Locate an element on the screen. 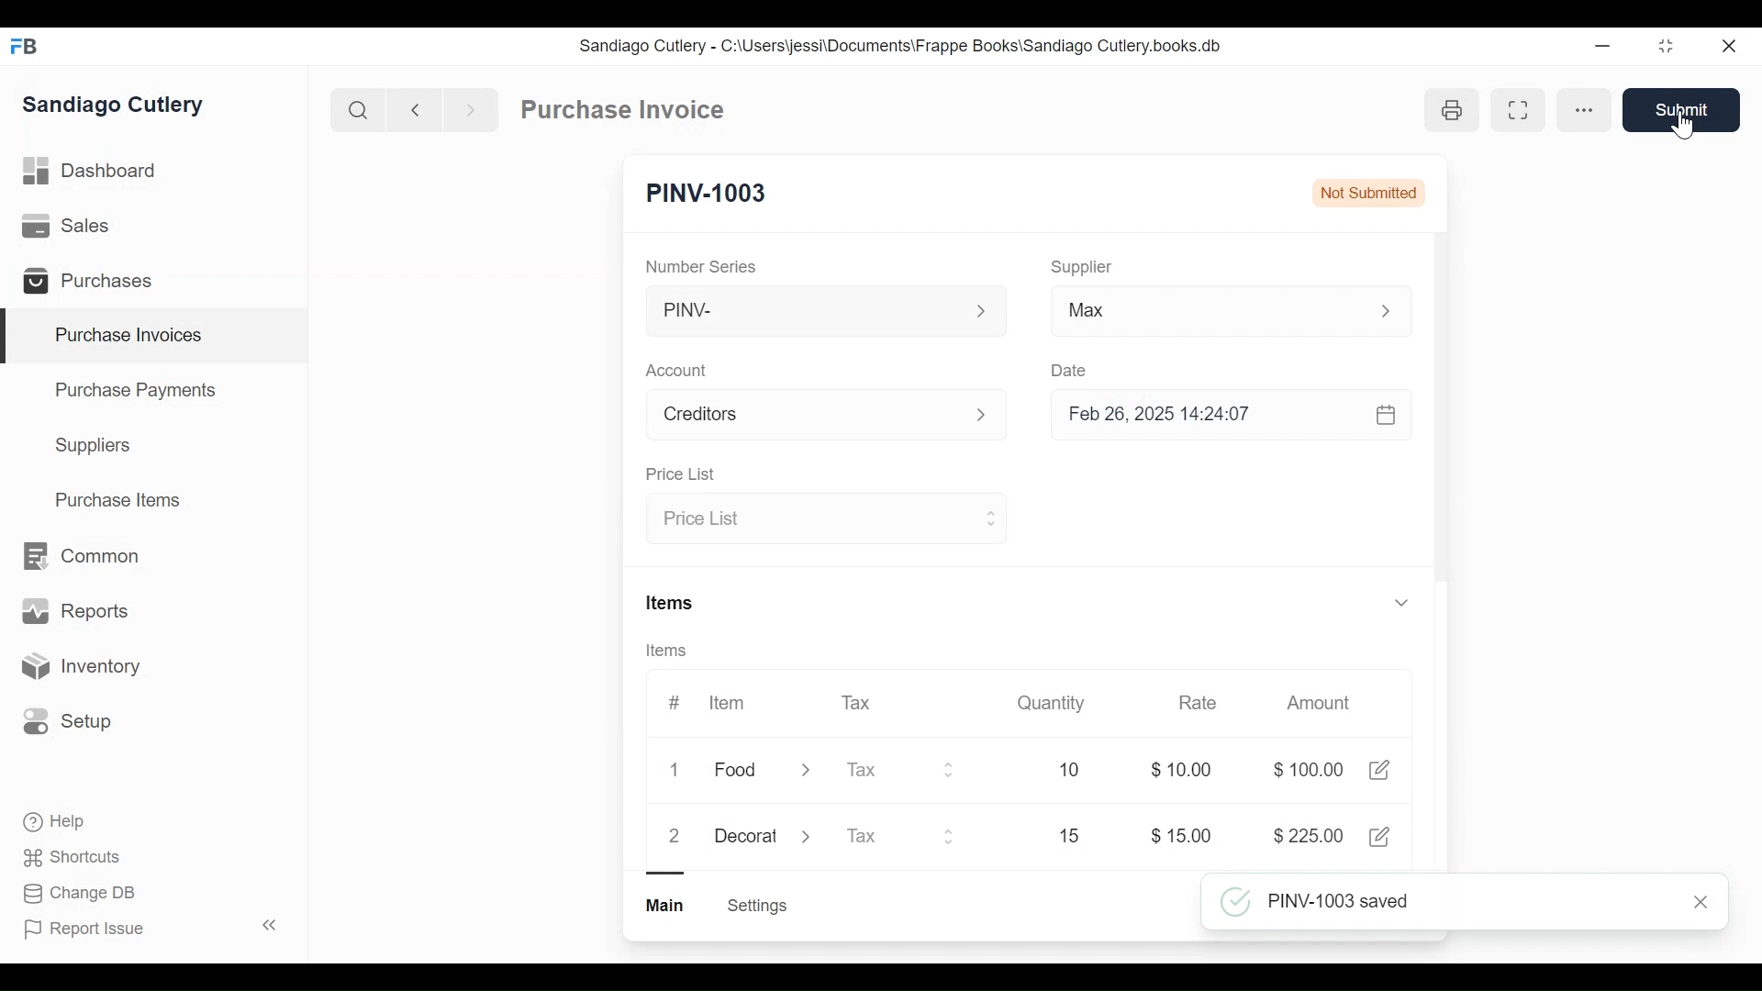 The width and height of the screenshot is (1762, 991). Expand is located at coordinates (953, 836).